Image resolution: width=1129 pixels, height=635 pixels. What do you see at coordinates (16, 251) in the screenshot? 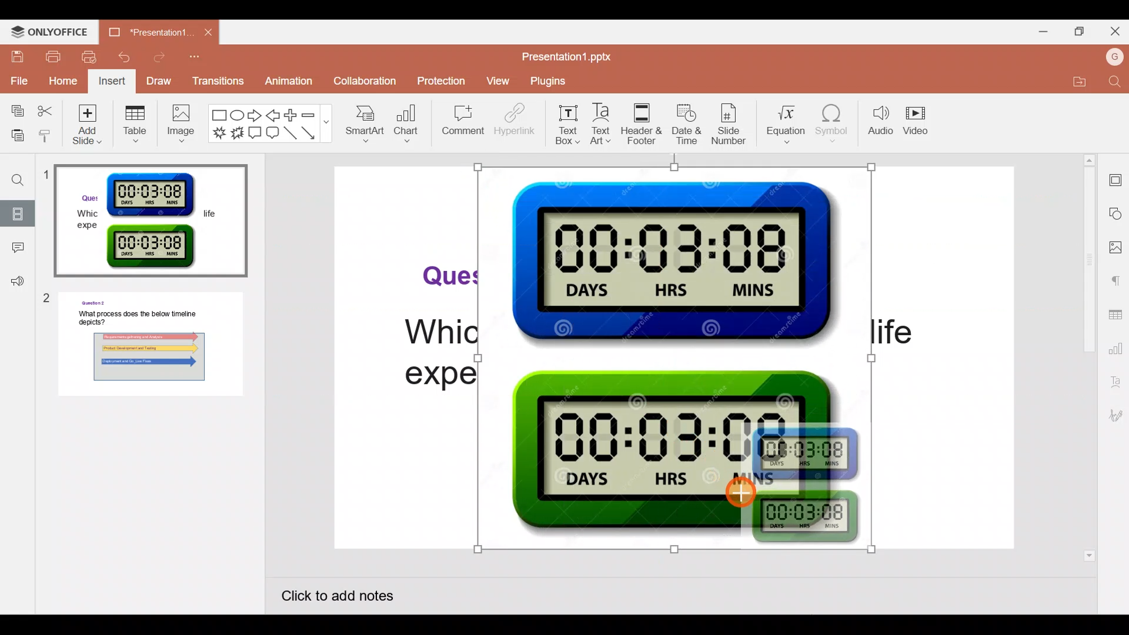
I see `Comment` at bounding box center [16, 251].